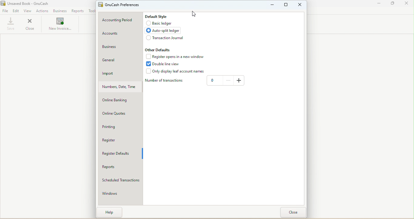 This screenshot has height=219, width=414. What do you see at coordinates (300, 5) in the screenshot?
I see `Close` at bounding box center [300, 5].